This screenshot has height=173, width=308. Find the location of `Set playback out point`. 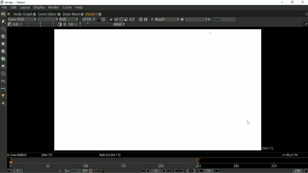

Set playback out point is located at coordinates (305, 170).